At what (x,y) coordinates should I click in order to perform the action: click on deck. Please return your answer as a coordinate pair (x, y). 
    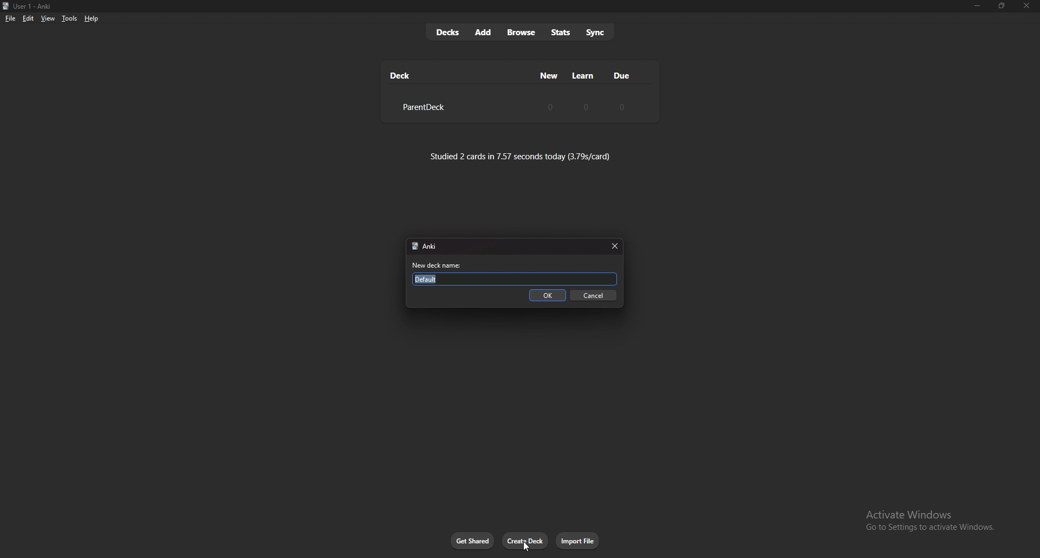
    Looking at the image, I should click on (401, 75).